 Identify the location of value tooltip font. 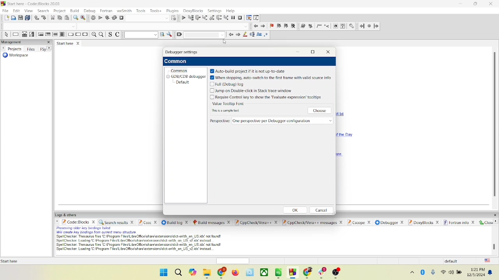
(229, 105).